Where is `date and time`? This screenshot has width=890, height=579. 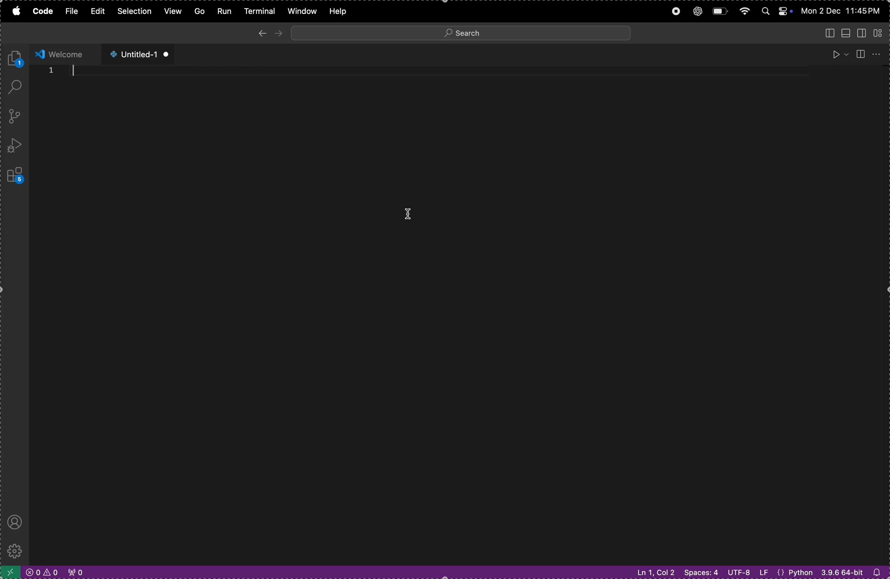
date and time is located at coordinates (843, 10).